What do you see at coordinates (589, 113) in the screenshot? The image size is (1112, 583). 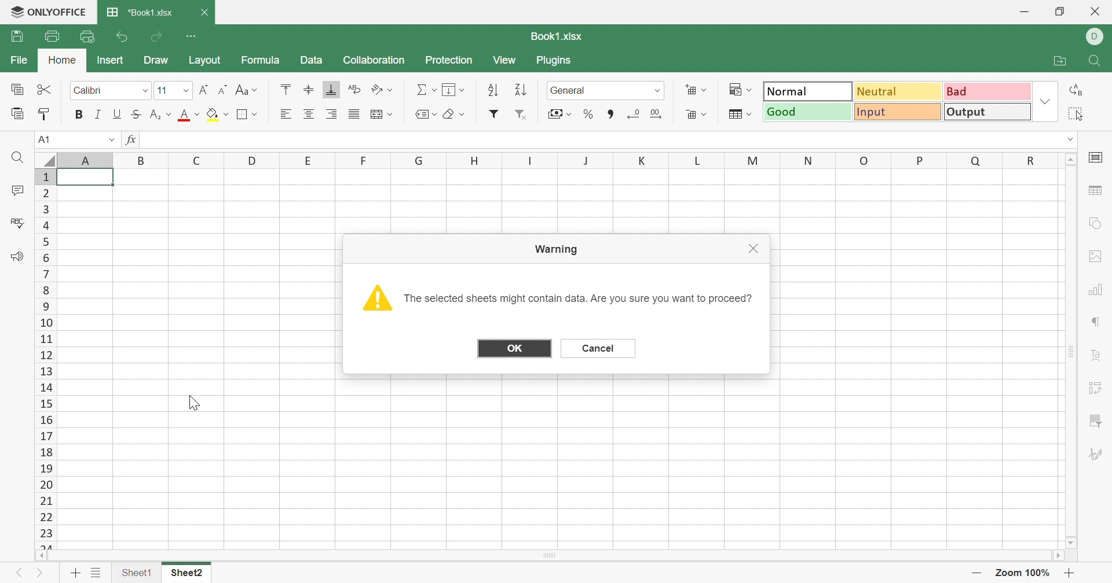 I see `Percentage style` at bounding box center [589, 113].